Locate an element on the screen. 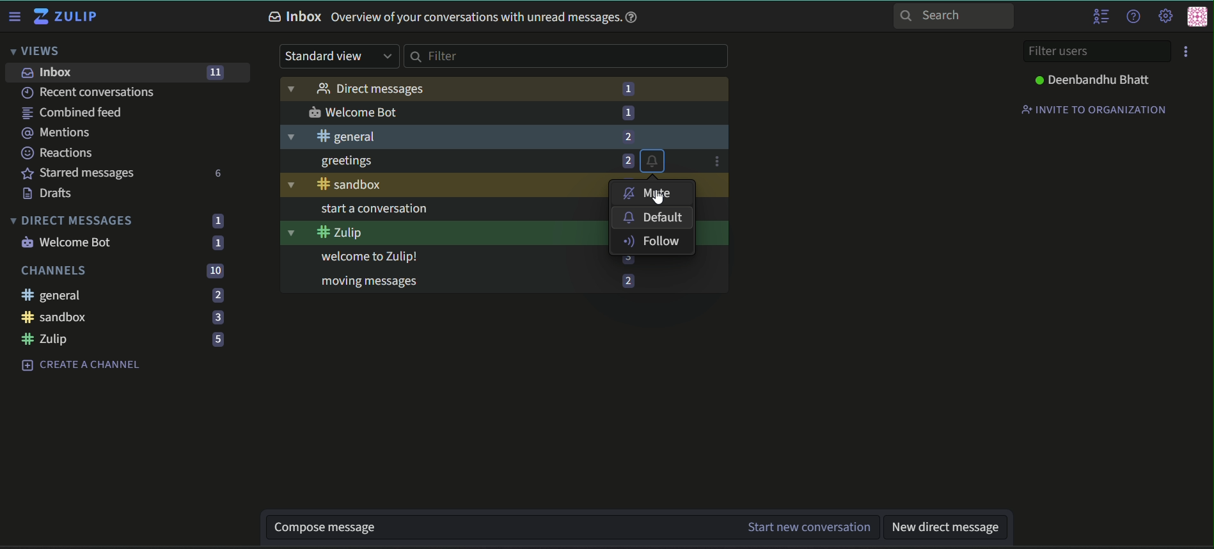  Numbers is located at coordinates (214, 295).